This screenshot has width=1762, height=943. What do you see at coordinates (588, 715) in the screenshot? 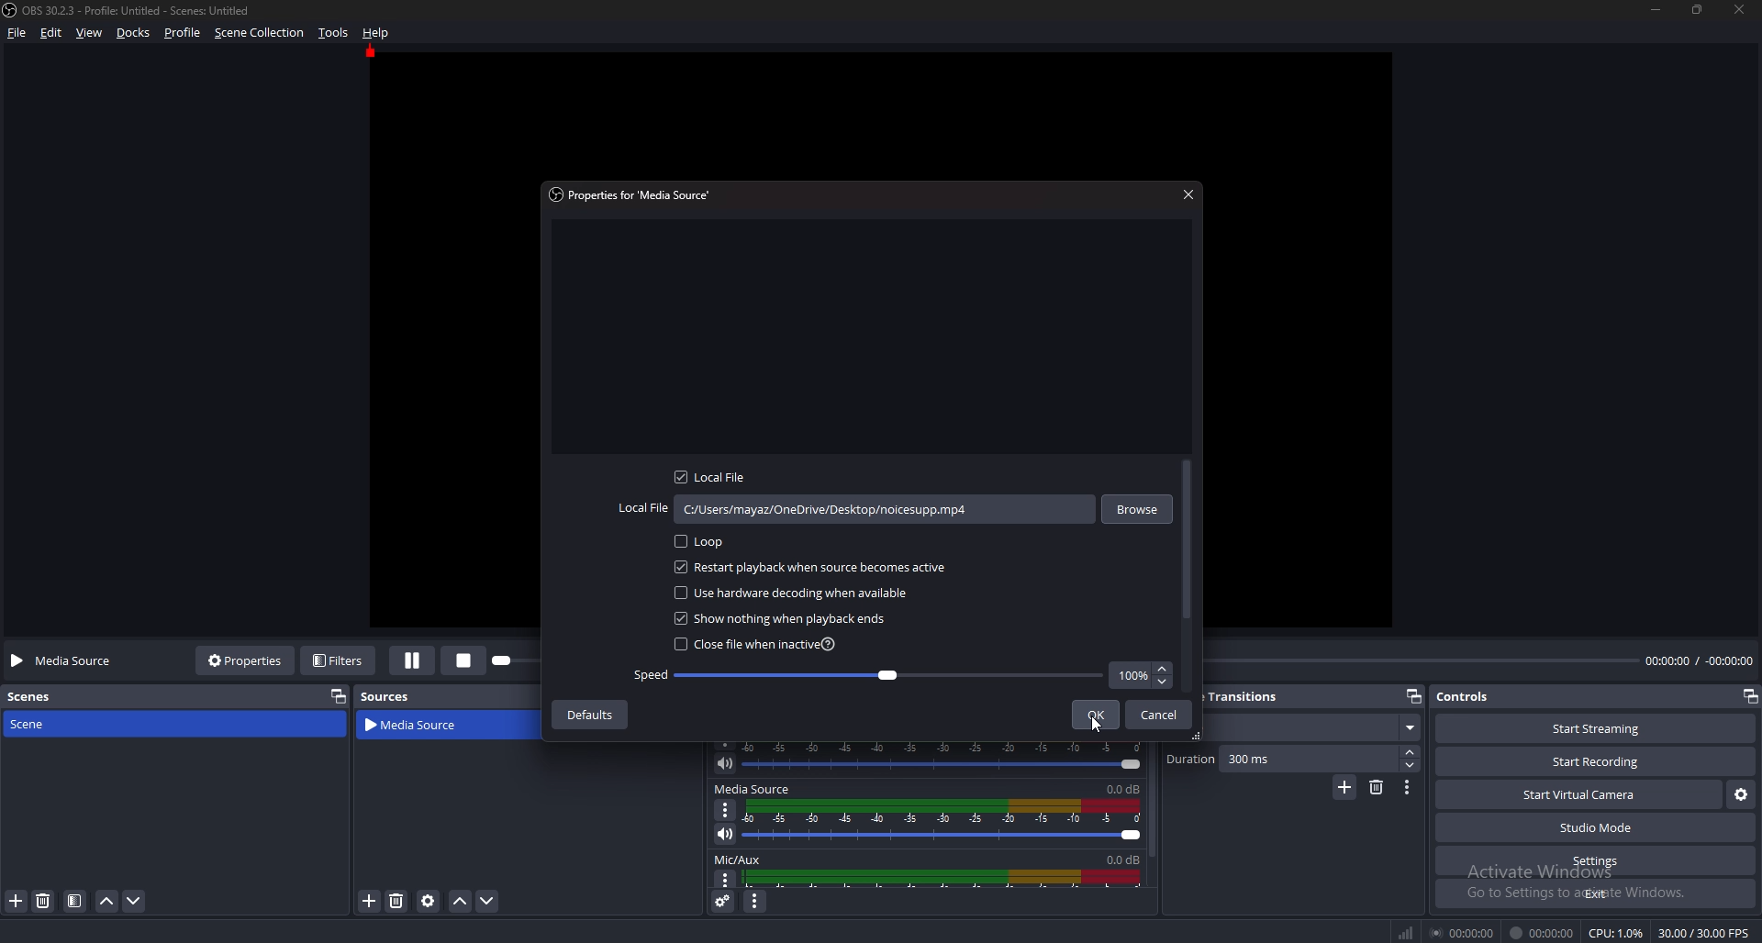
I see `Defaults` at bounding box center [588, 715].